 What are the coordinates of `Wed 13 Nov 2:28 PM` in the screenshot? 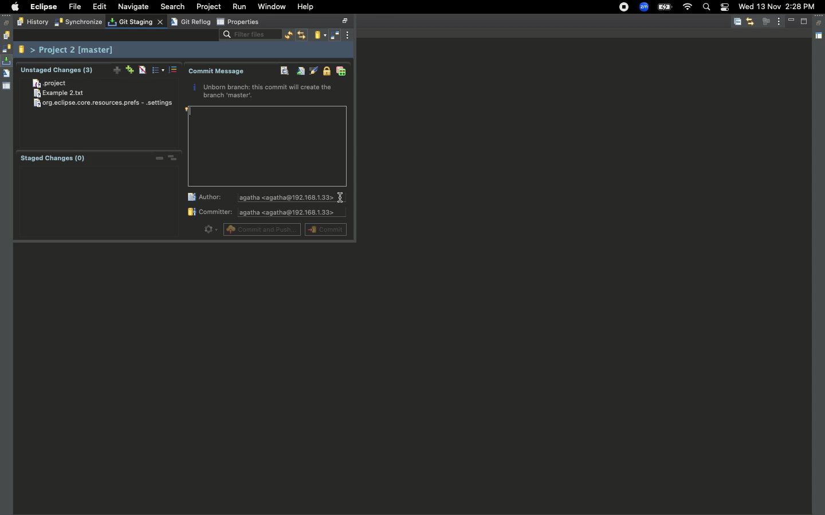 It's located at (776, 6).